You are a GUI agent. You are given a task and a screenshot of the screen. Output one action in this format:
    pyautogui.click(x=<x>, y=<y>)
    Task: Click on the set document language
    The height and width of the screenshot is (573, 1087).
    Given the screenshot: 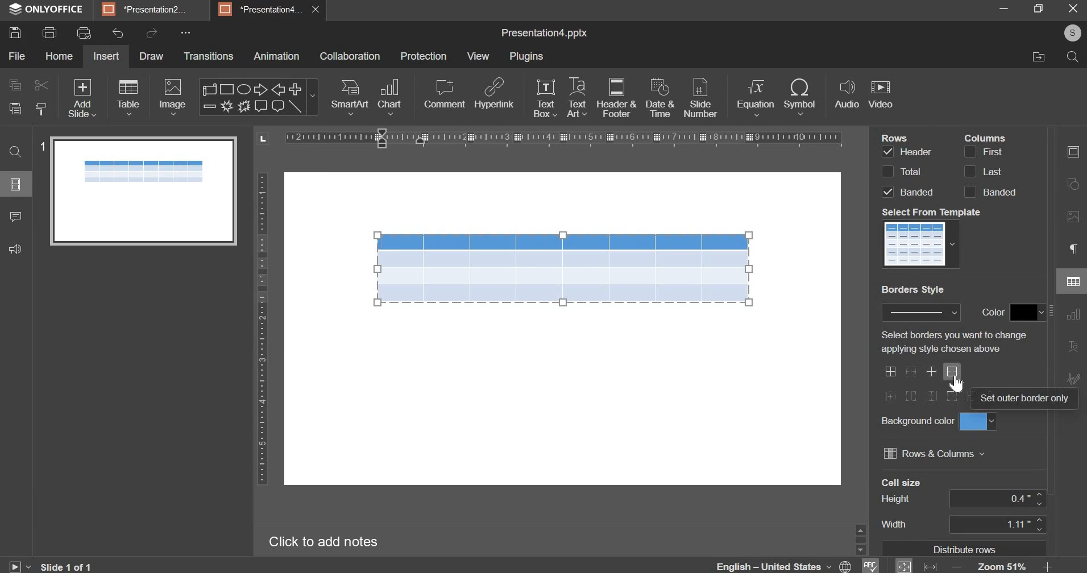 What is the action you would take?
    pyautogui.click(x=845, y=565)
    